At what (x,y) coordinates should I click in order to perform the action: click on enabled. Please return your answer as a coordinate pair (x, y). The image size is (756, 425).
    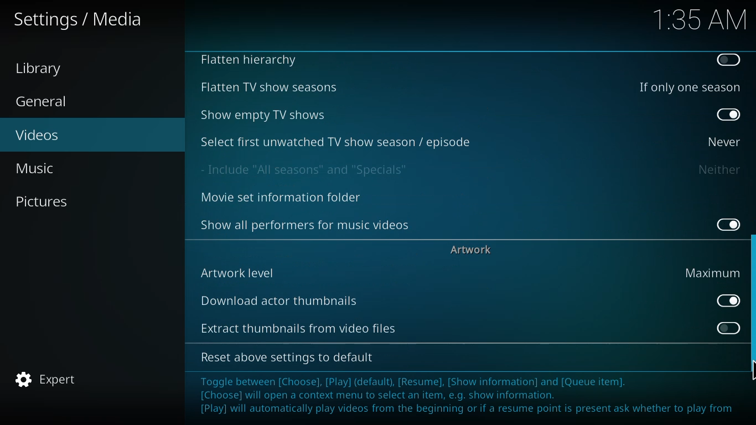
    Looking at the image, I should click on (729, 115).